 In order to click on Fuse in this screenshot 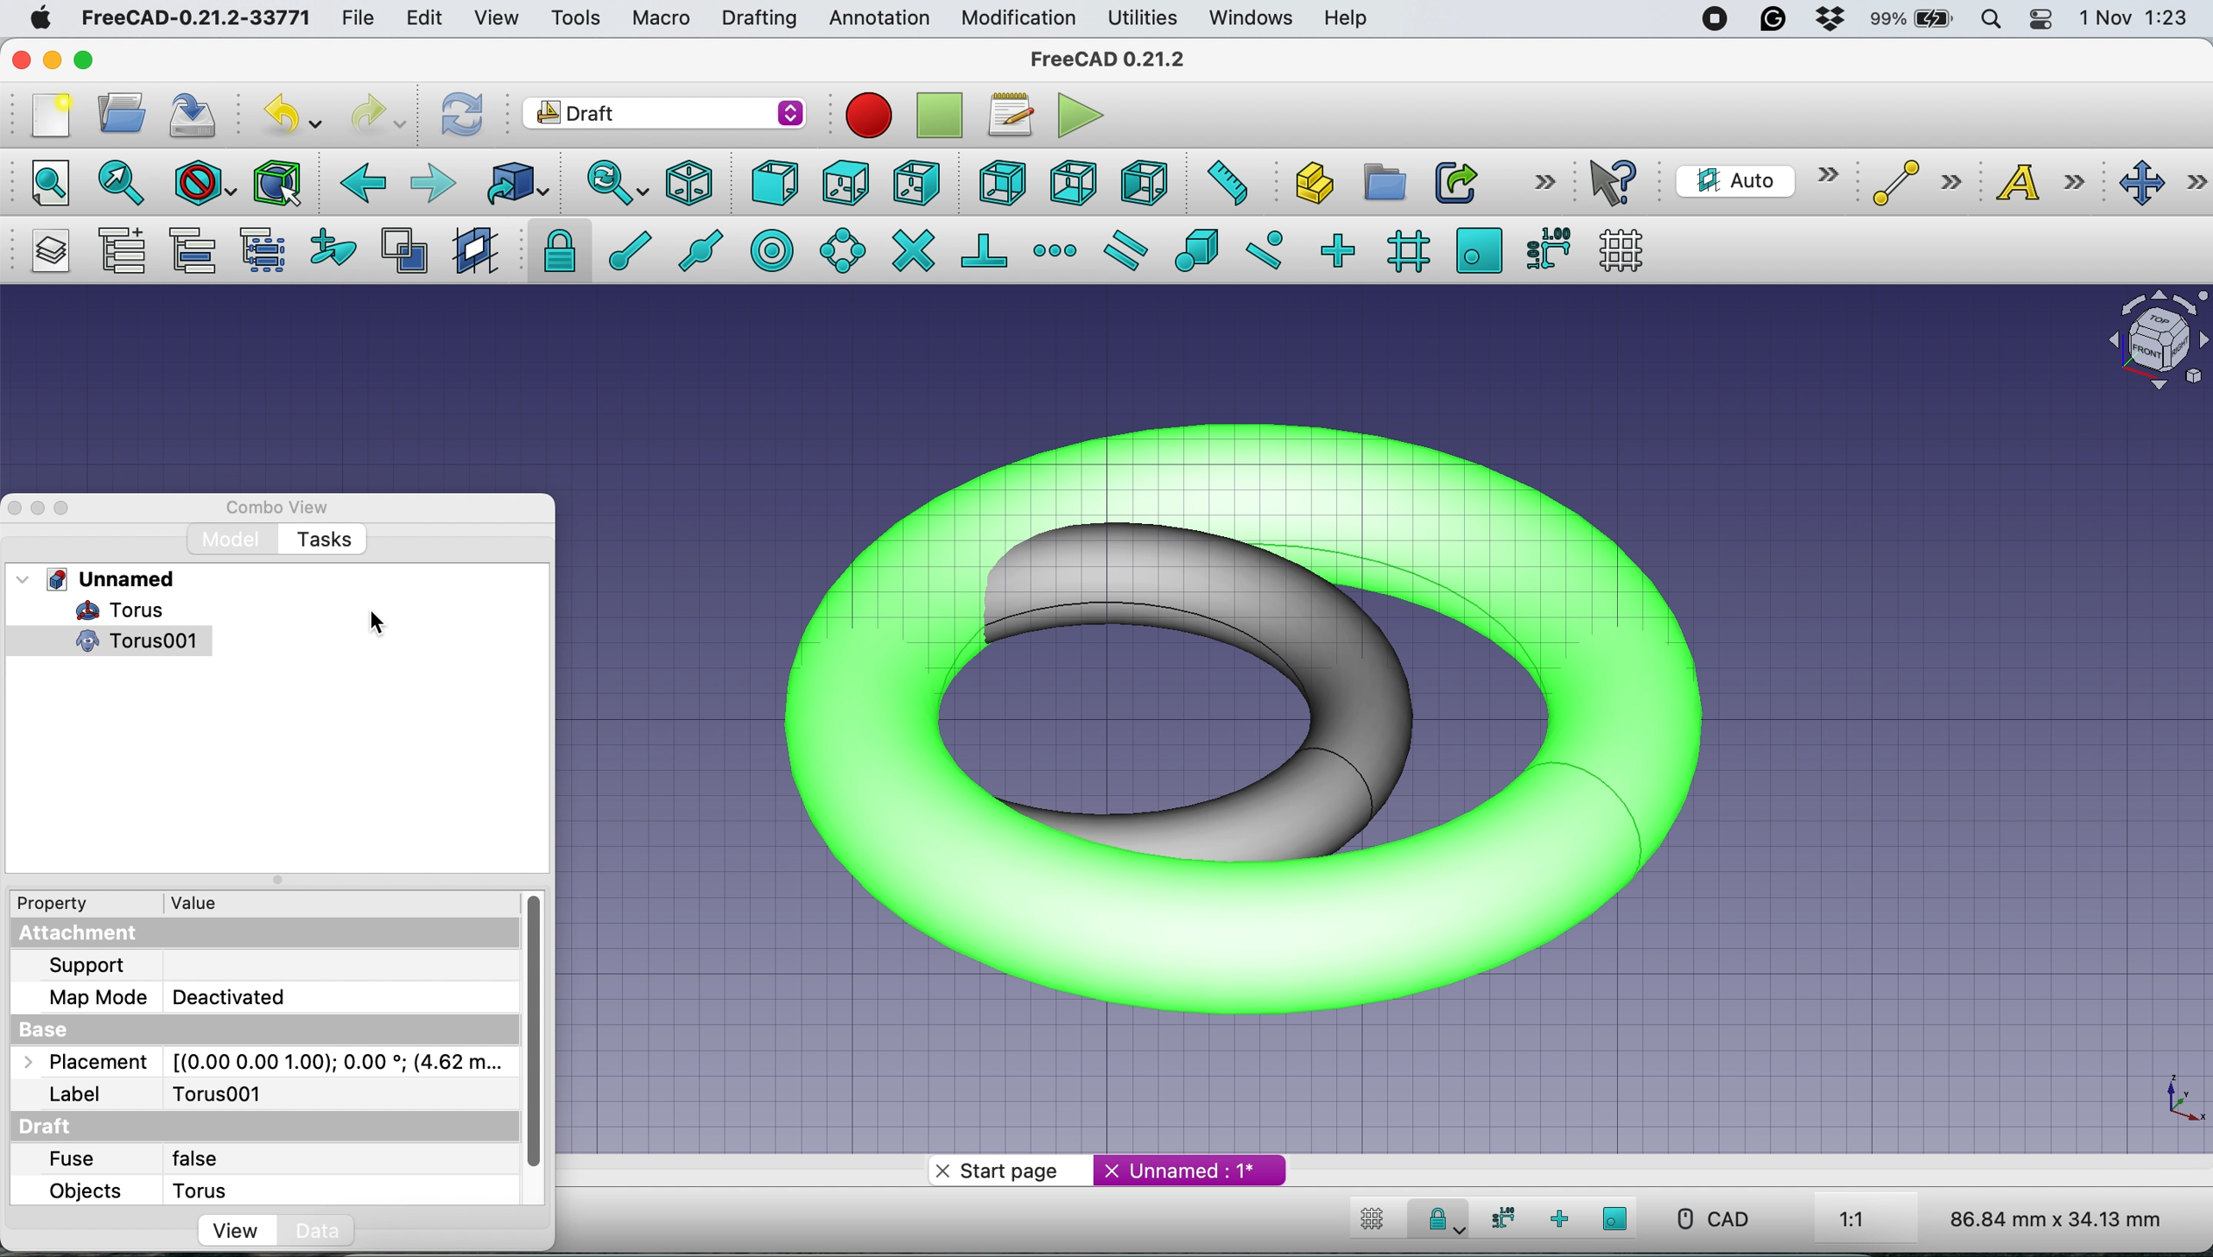, I will do `click(73, 1160)`.